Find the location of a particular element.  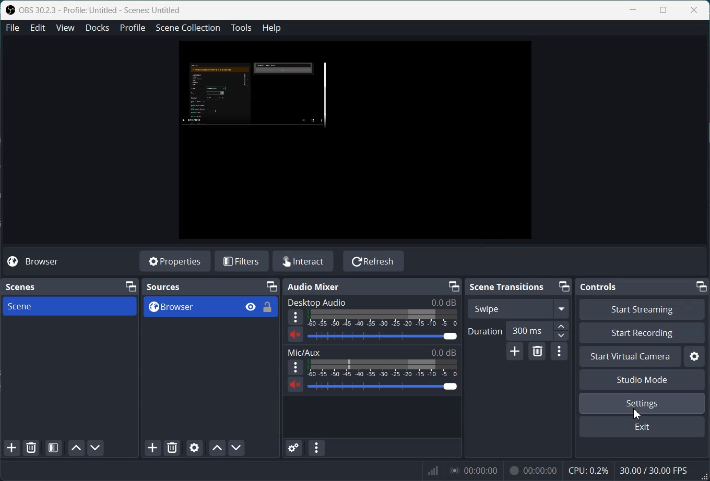

Refresh is located at coordinates (373, 260).